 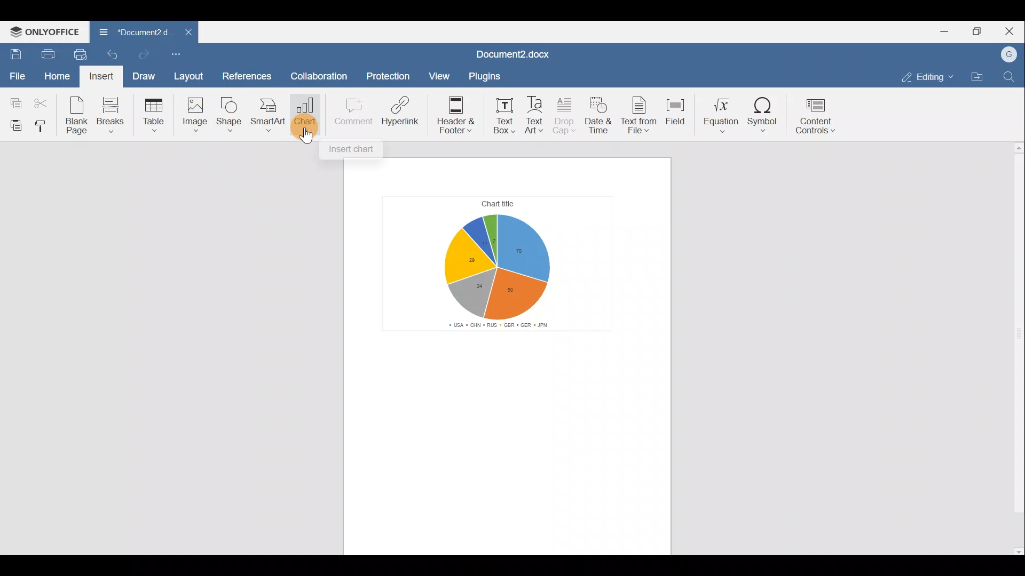 I want to click on Plugins, so click(x=484, y=75).